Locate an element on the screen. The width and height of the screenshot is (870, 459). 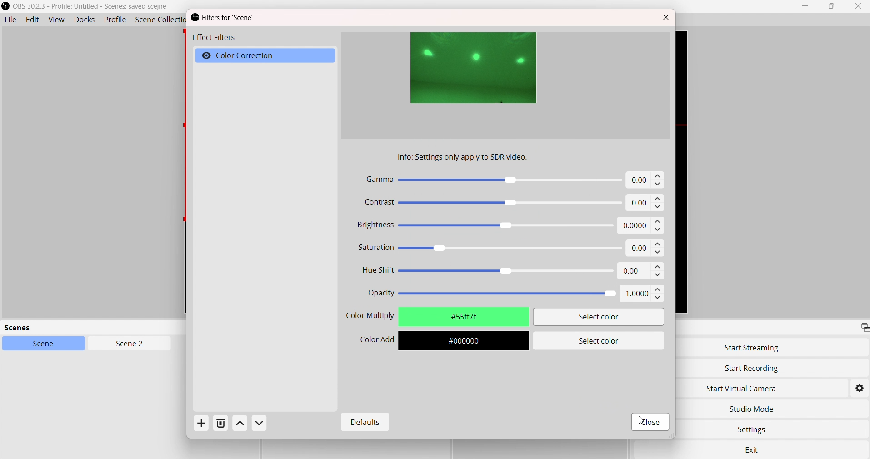
Settings is located at coordinates (860, 388).